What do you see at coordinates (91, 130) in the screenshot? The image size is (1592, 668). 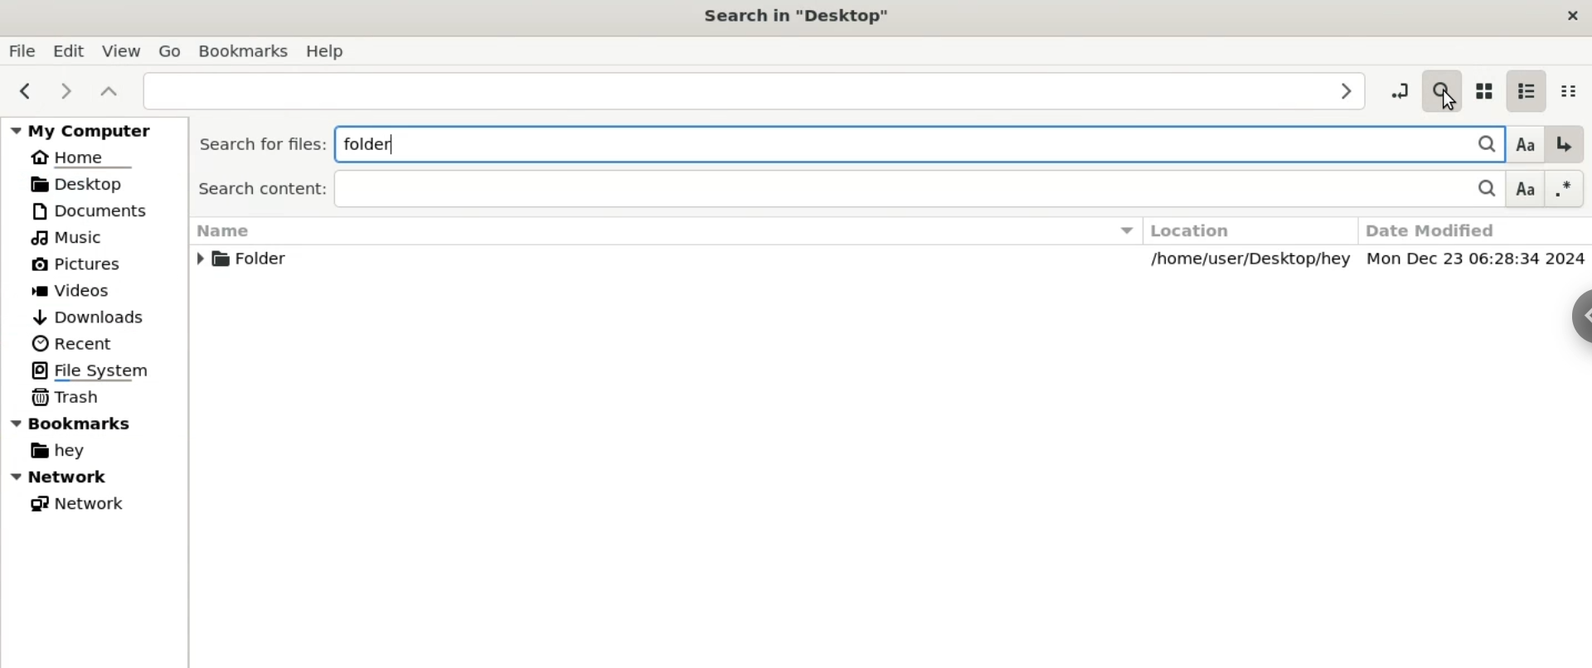 I see `My Computer` at bounding box center [91, 130].